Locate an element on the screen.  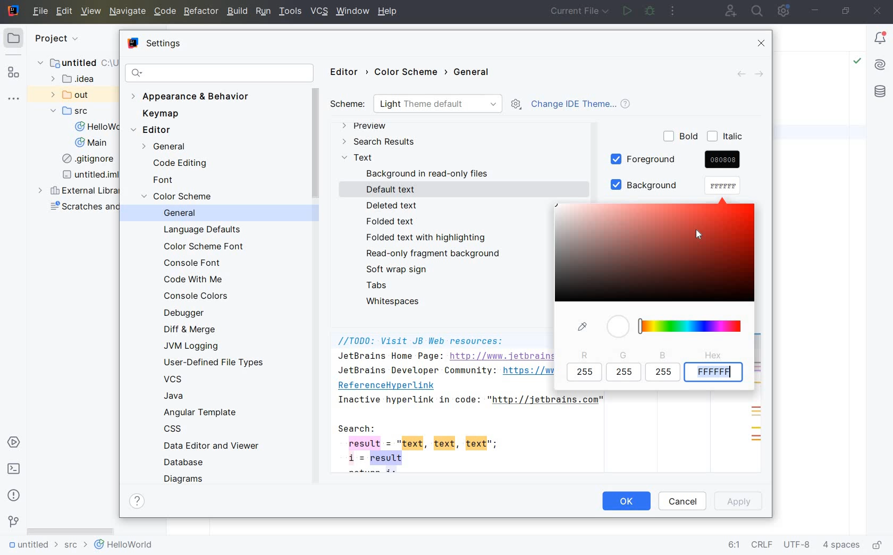
run is located at coordinates (627, 12).